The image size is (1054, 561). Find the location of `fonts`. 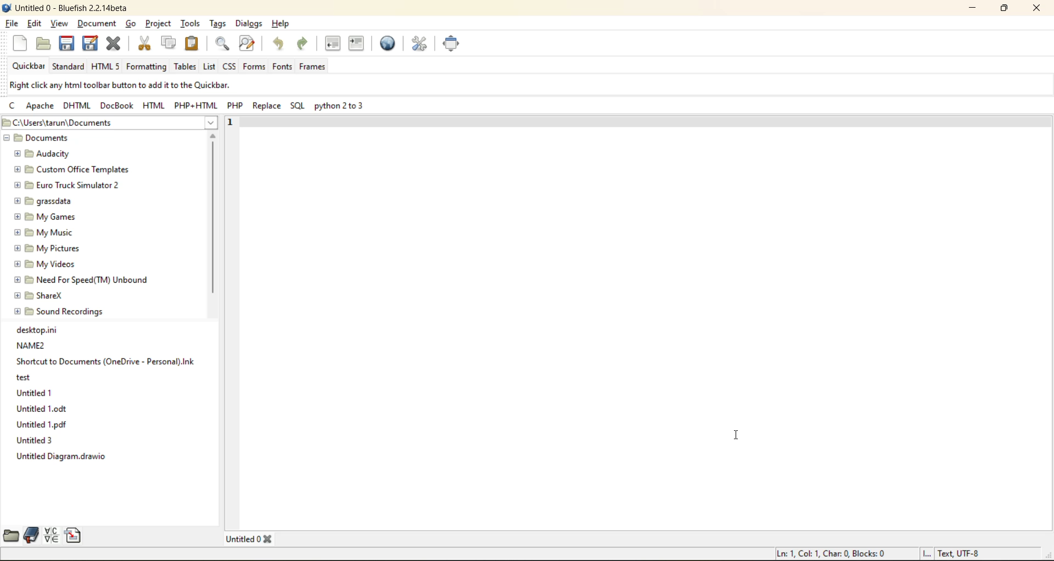

fonts is located at coordinates (282, 68).